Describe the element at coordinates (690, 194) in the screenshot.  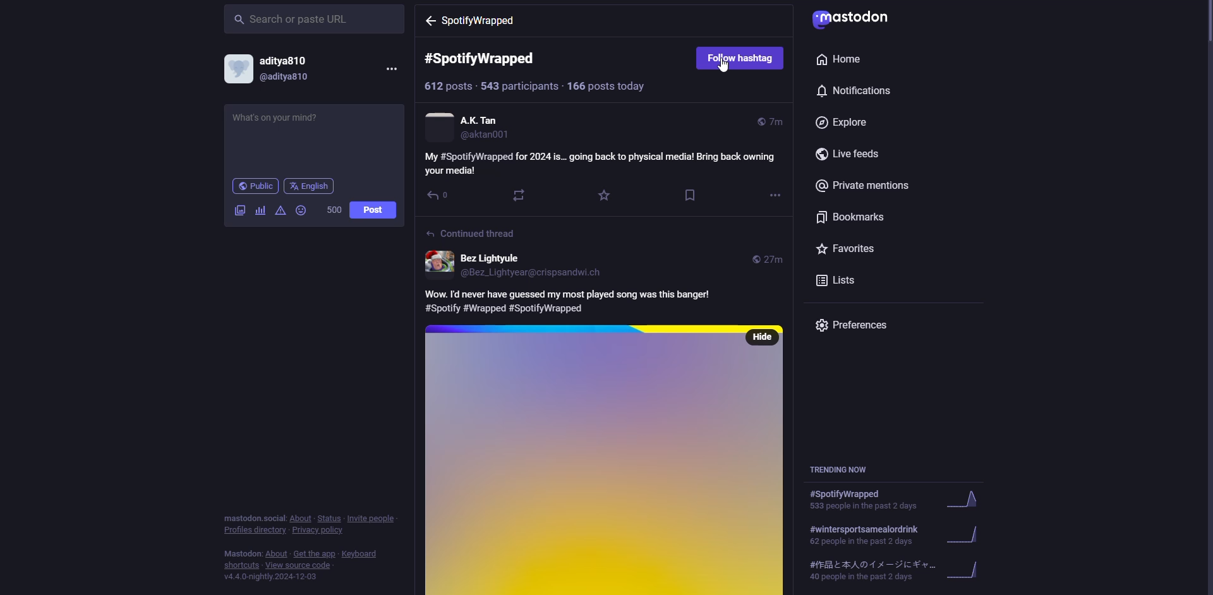
I see `bookmark` at that location.